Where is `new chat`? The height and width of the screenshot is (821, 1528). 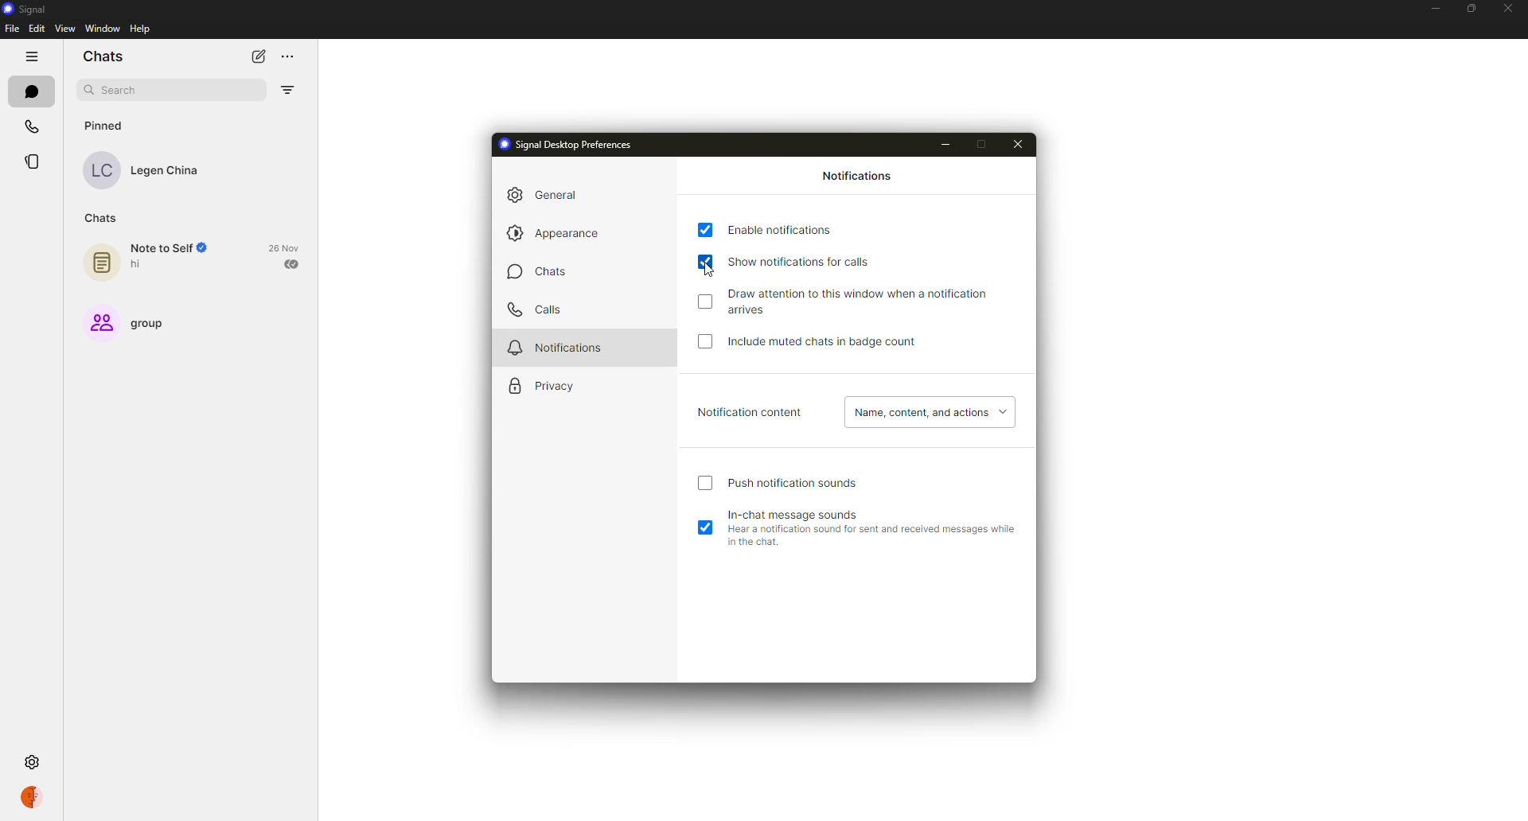
new chat is located at coordinates (256, 56).